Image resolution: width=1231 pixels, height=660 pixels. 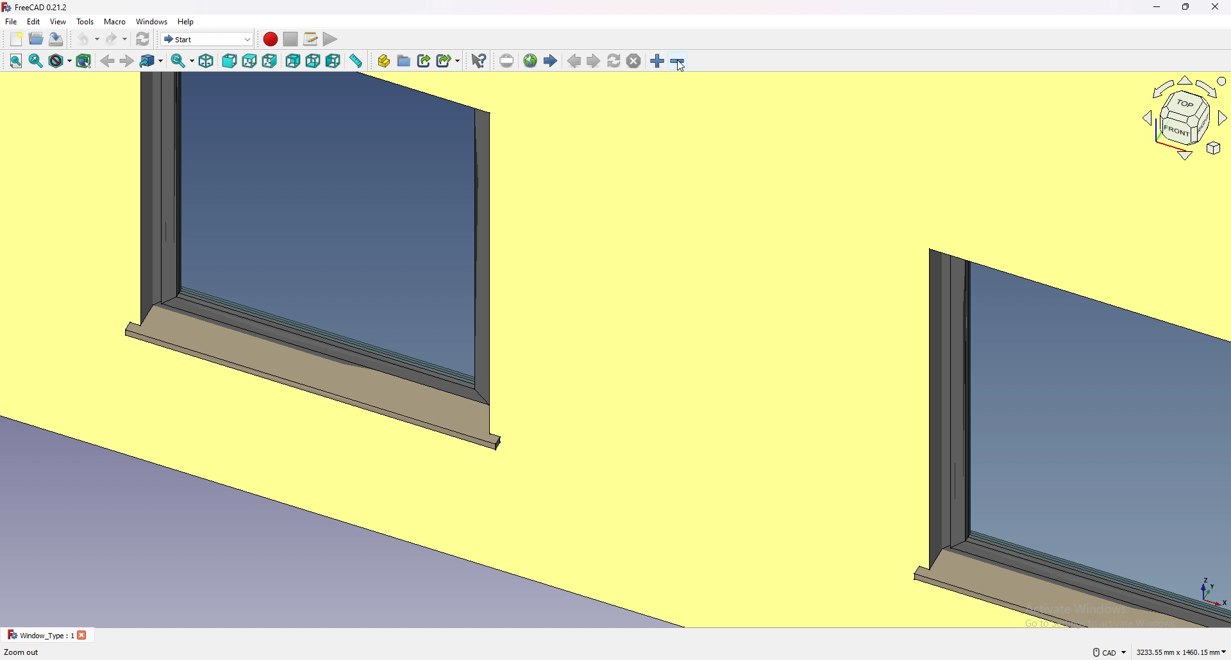 I want to click on whats this?, so click(x=478, y=60).